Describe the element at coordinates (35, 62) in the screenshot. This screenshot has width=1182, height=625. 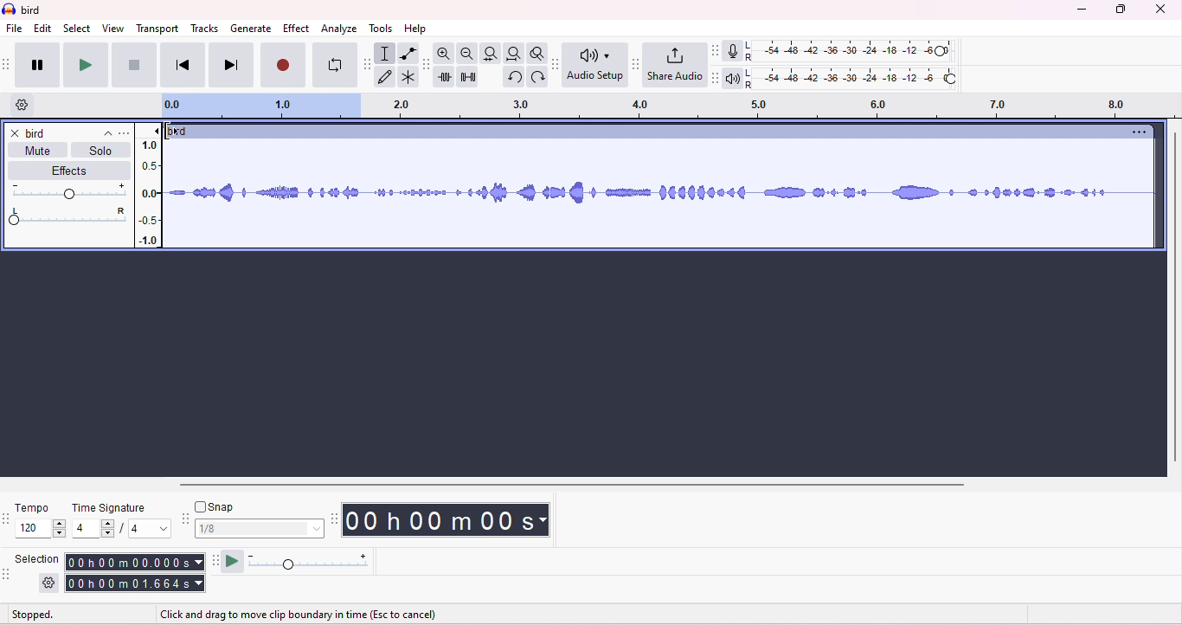
I see `pause` at that location.